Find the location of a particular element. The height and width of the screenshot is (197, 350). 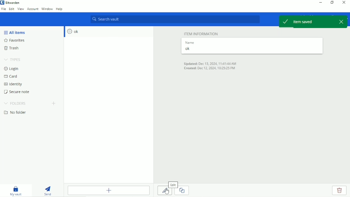

favorites is located at coordinates (15, 41).